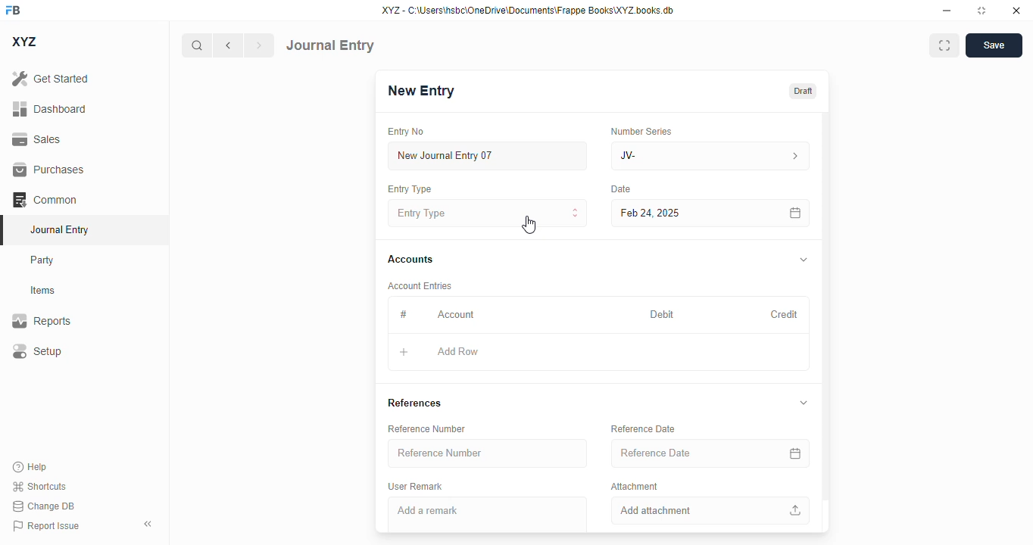  Describe the element at coordinates (710, 511) in the screenshot. I see `add attachment` at that location.